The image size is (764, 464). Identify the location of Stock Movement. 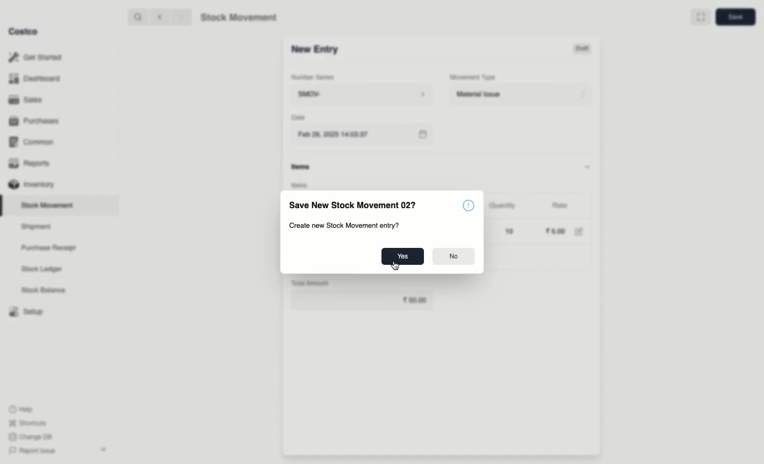
(49, 205).